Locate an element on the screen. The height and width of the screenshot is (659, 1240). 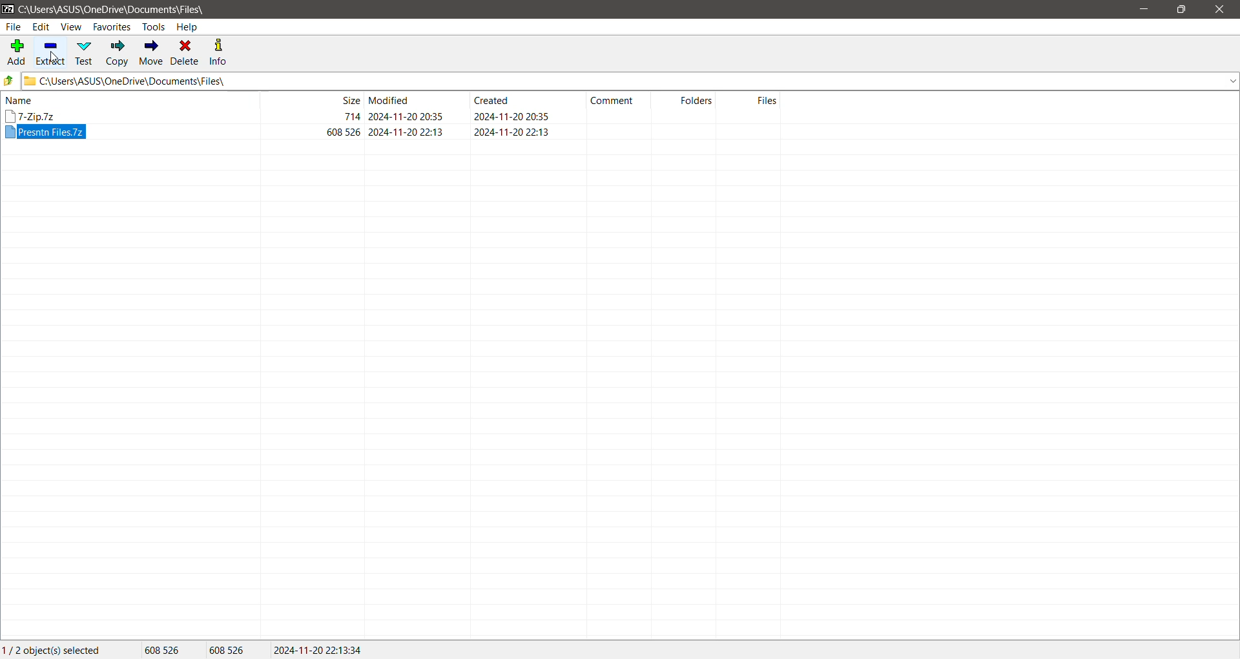
size is located at coordinates (344, 132).